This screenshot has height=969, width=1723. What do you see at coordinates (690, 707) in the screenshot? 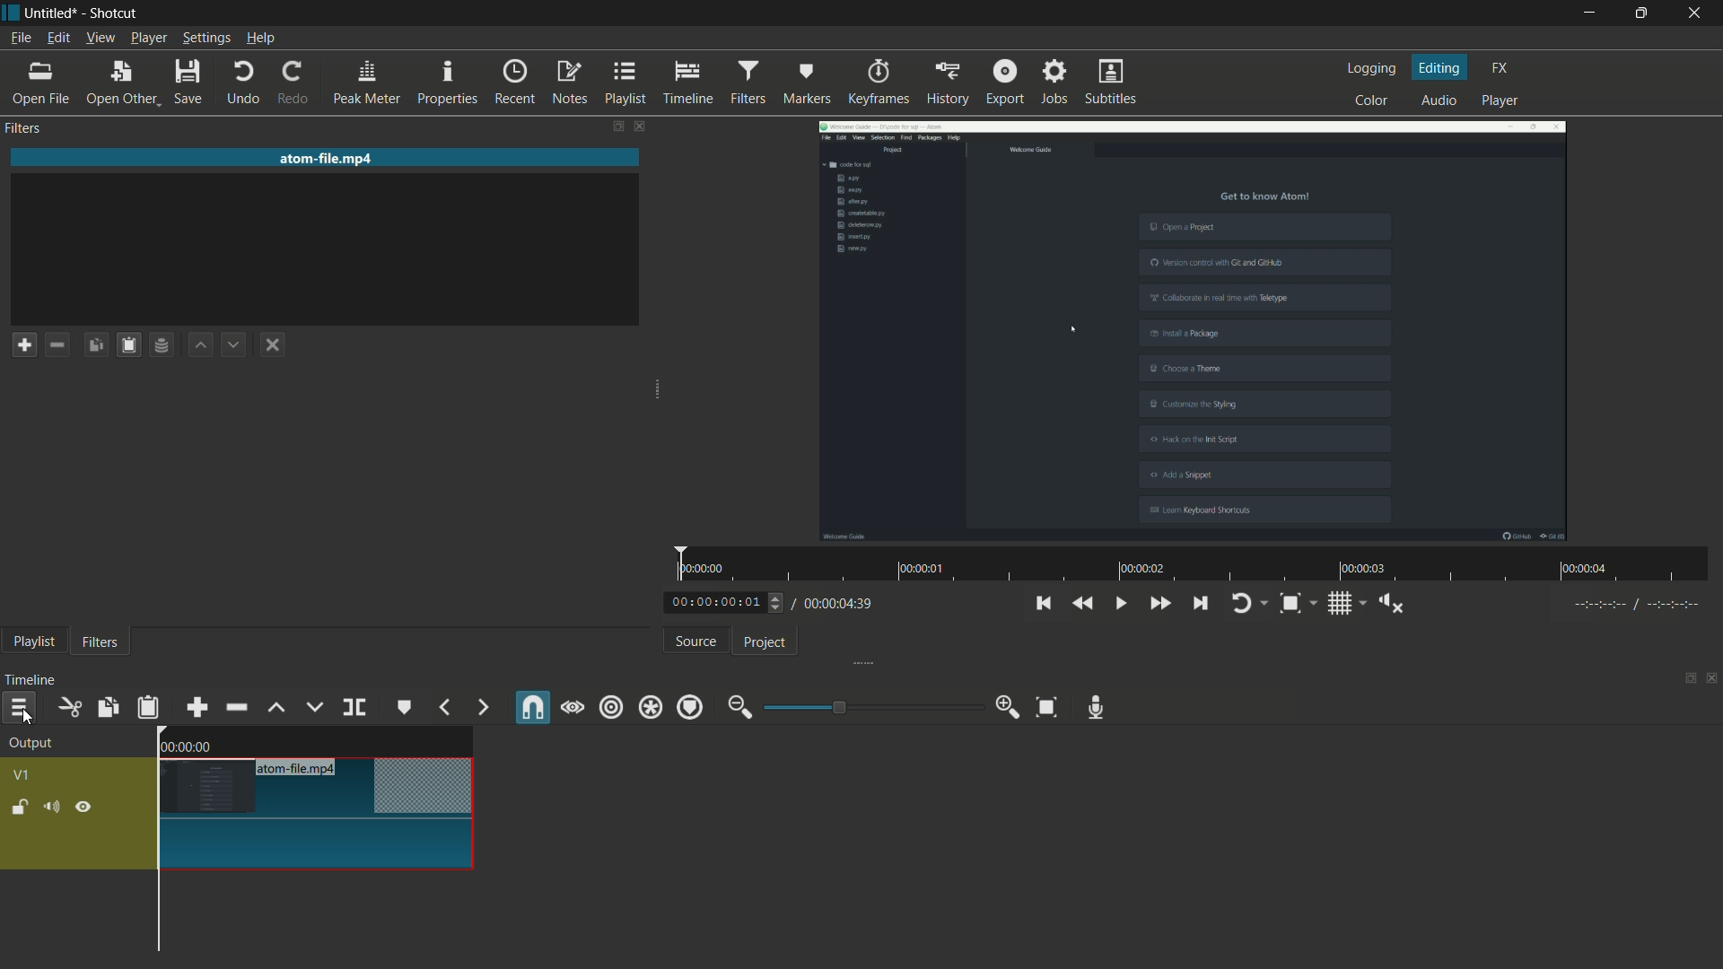
I see `ripple markers` at bounding box center [690, 707].